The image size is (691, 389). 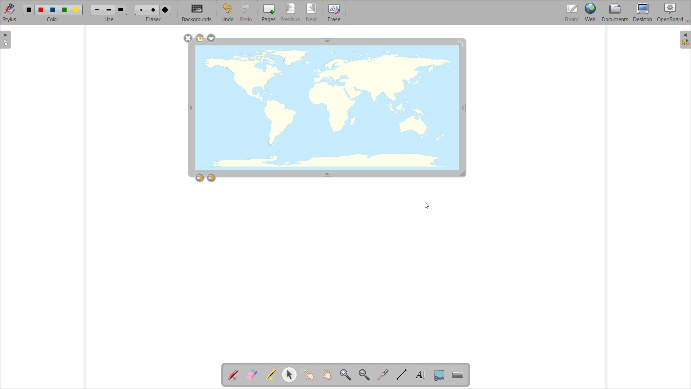 I want to click on line, so click(x=109, y=20).